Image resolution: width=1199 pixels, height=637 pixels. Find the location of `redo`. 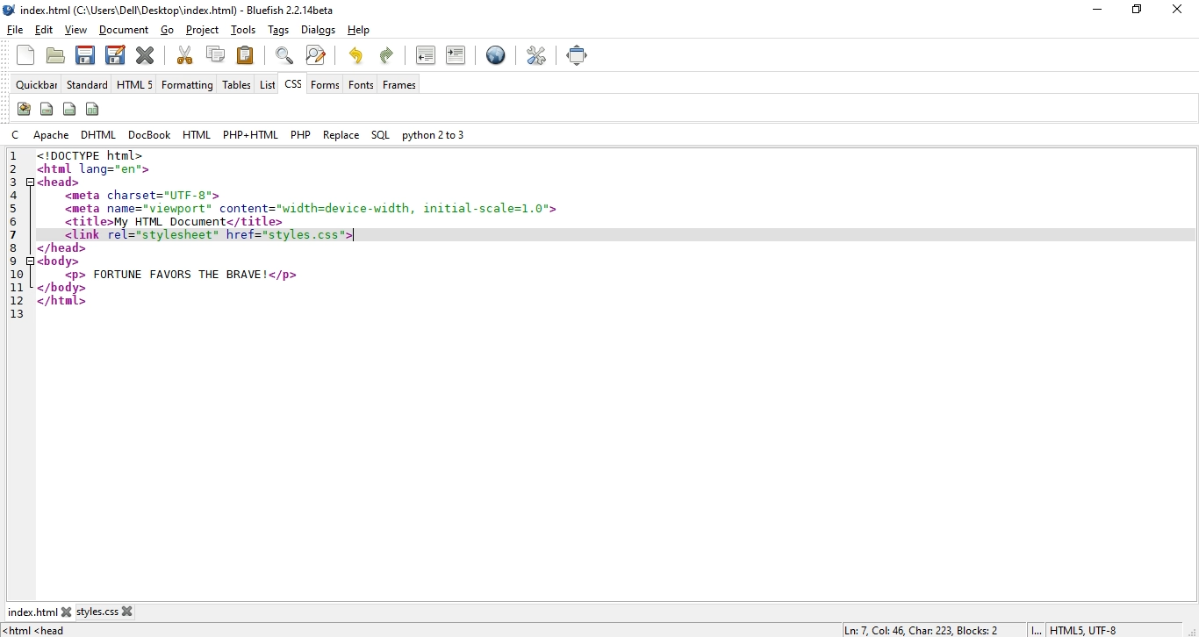

redo is located at coordinates (390, 54).